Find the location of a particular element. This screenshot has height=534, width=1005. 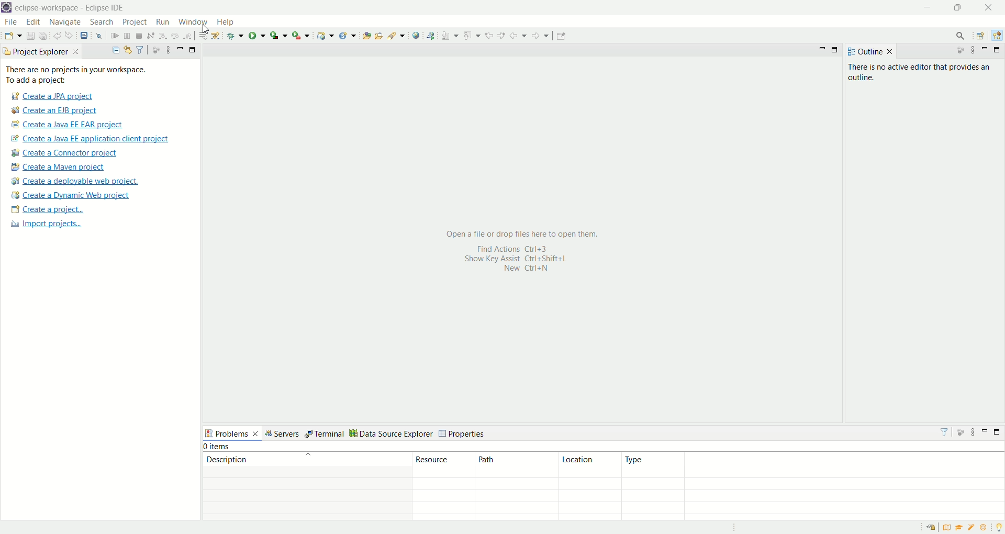

view menu is located at coordinates (973, 50).